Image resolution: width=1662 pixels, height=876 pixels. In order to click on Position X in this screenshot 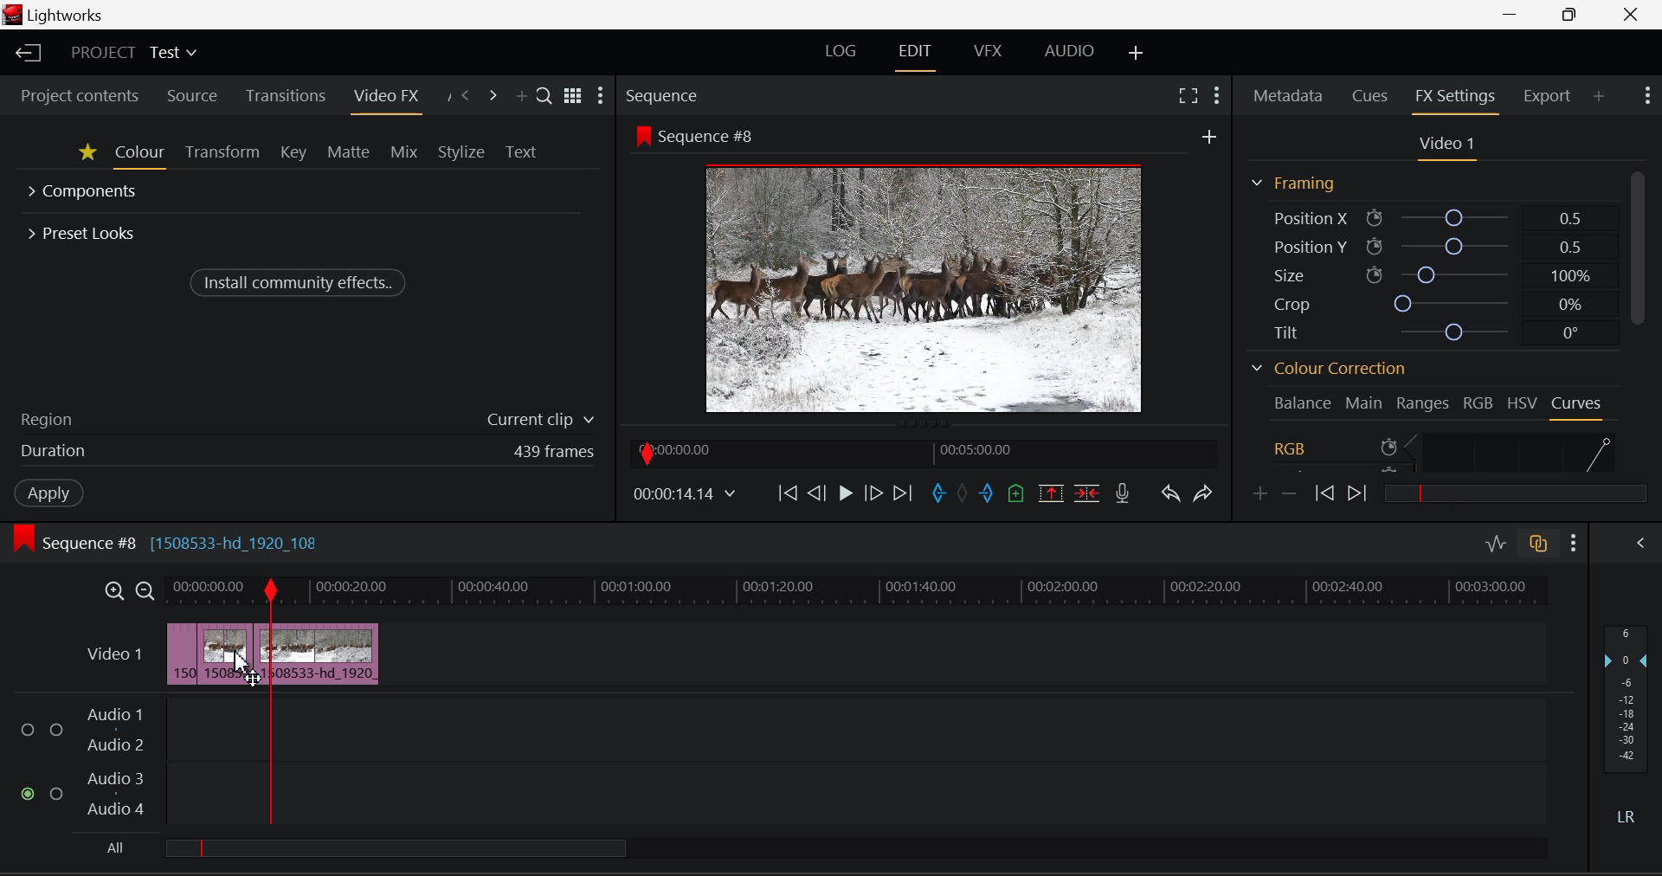, I will do `click(1425, 217)`.